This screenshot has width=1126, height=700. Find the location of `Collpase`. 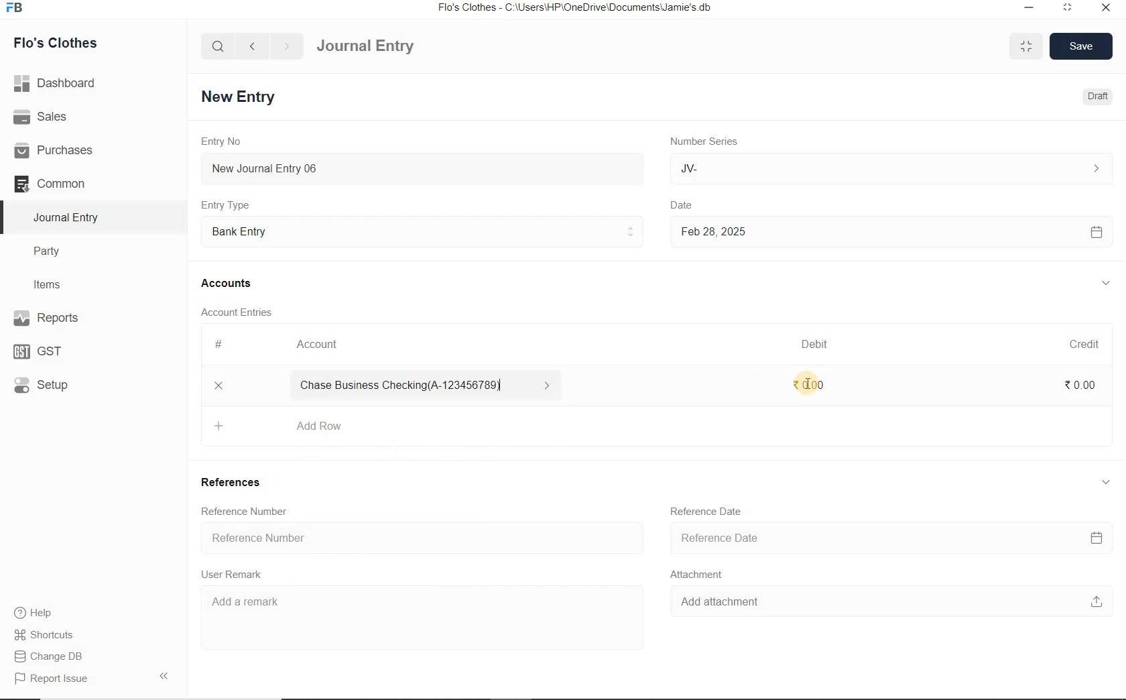

Collpase is located at coordinates (164, 675).